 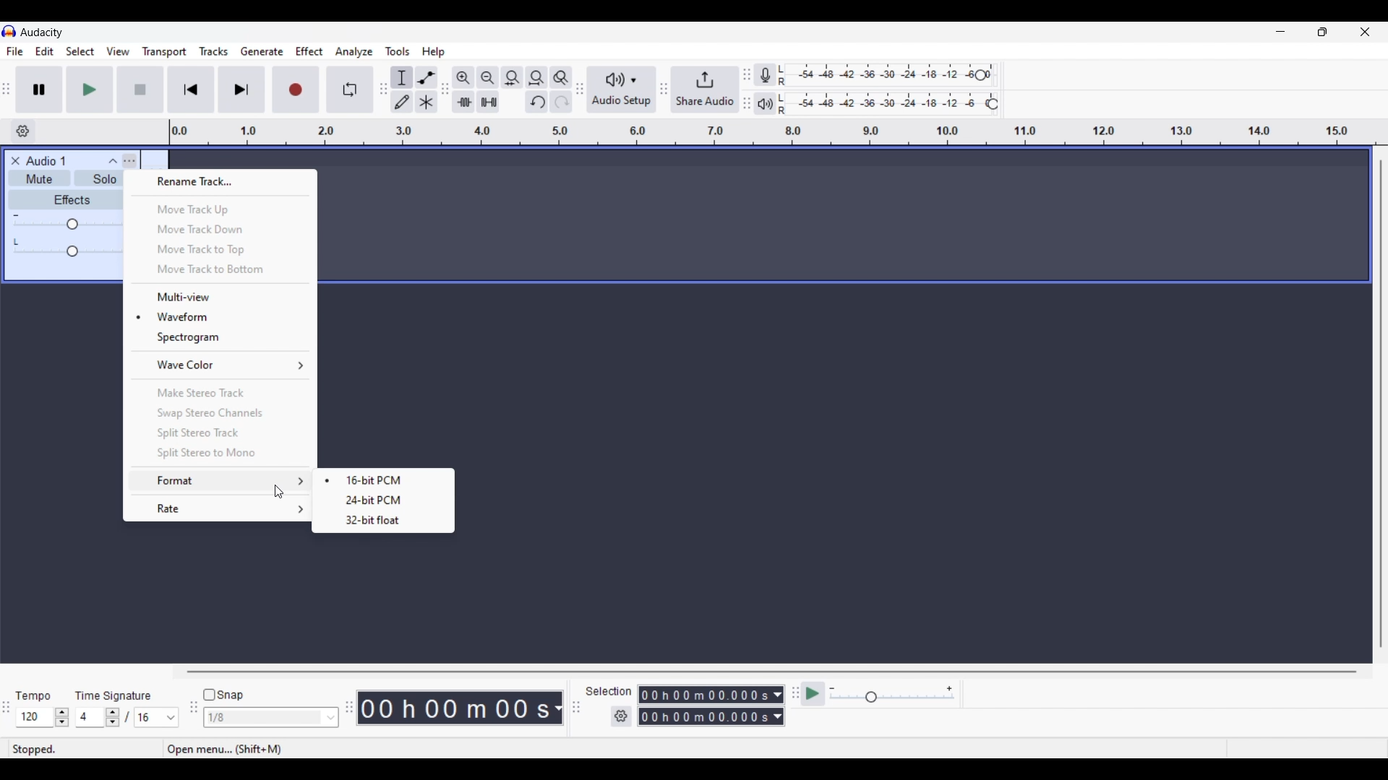 What do you see at coordinates (34, 717) in the screenshot?
I see `Selected tempo` at bounding box center [34, 717].